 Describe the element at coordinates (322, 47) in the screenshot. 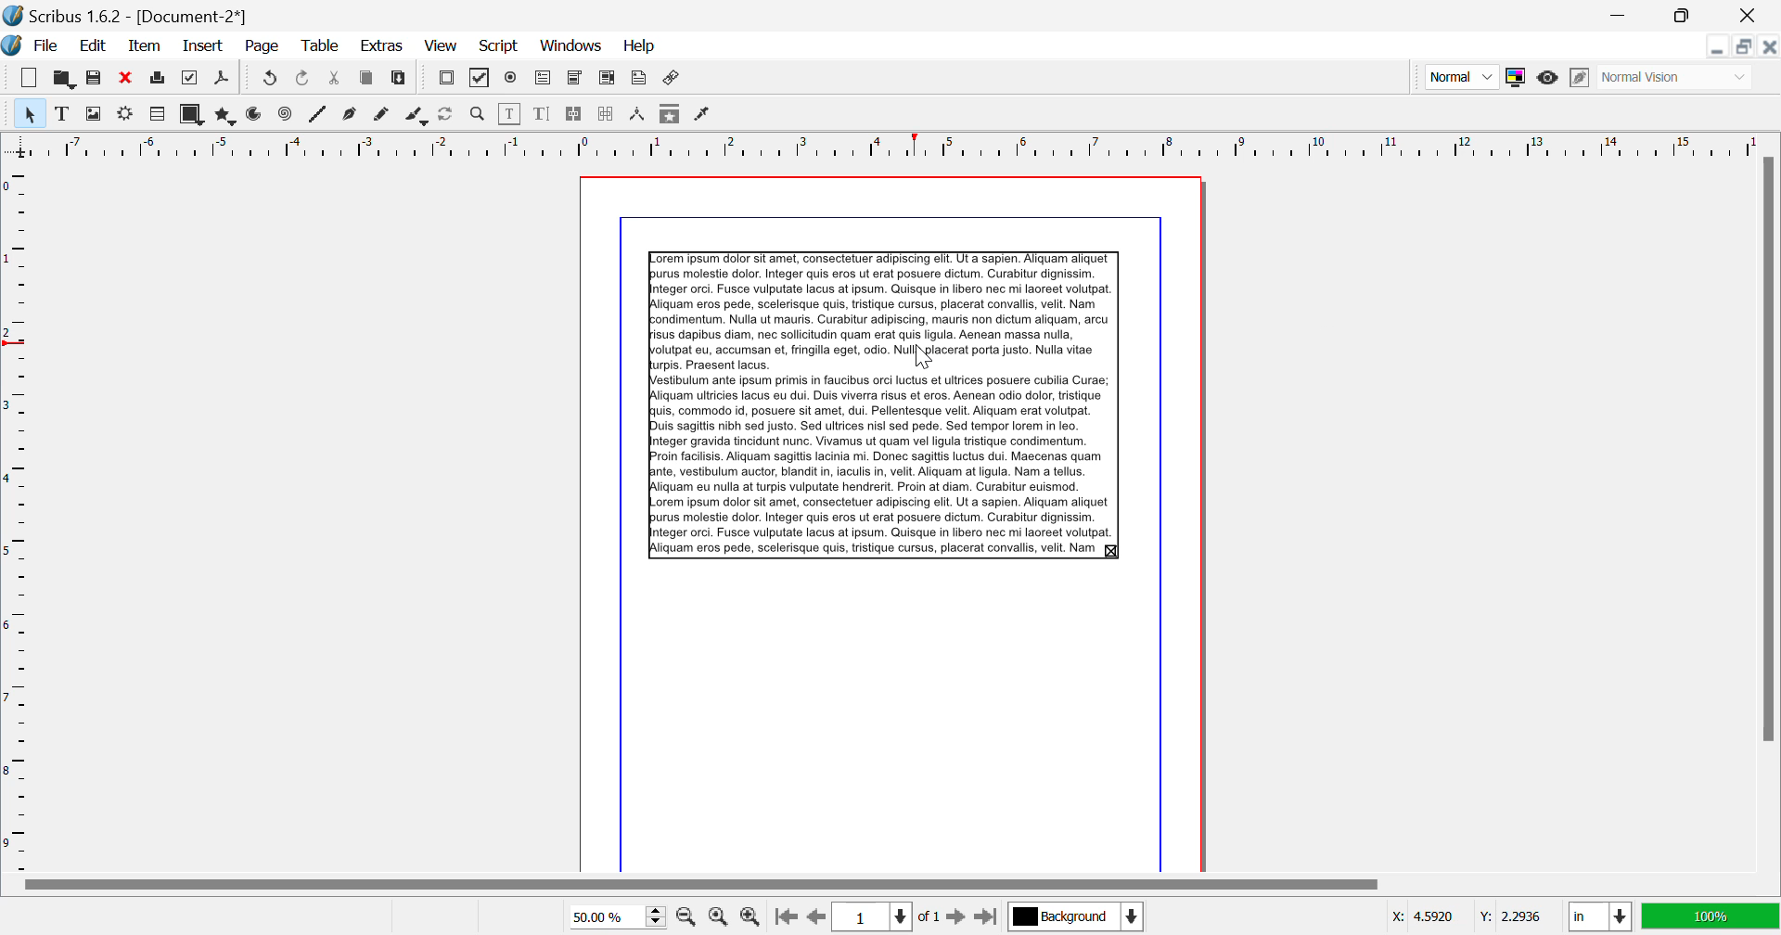

I see `Table` at that location.